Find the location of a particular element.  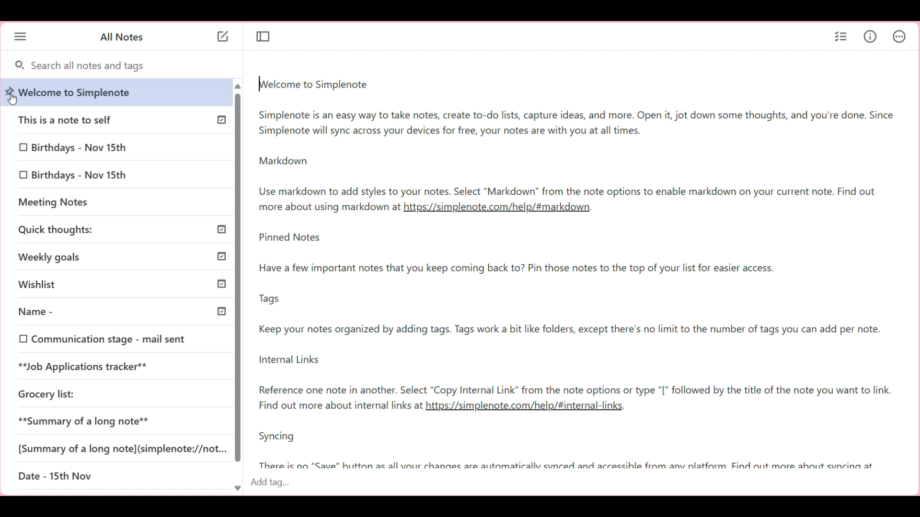

Syncing is located at coordinates (565, 449).